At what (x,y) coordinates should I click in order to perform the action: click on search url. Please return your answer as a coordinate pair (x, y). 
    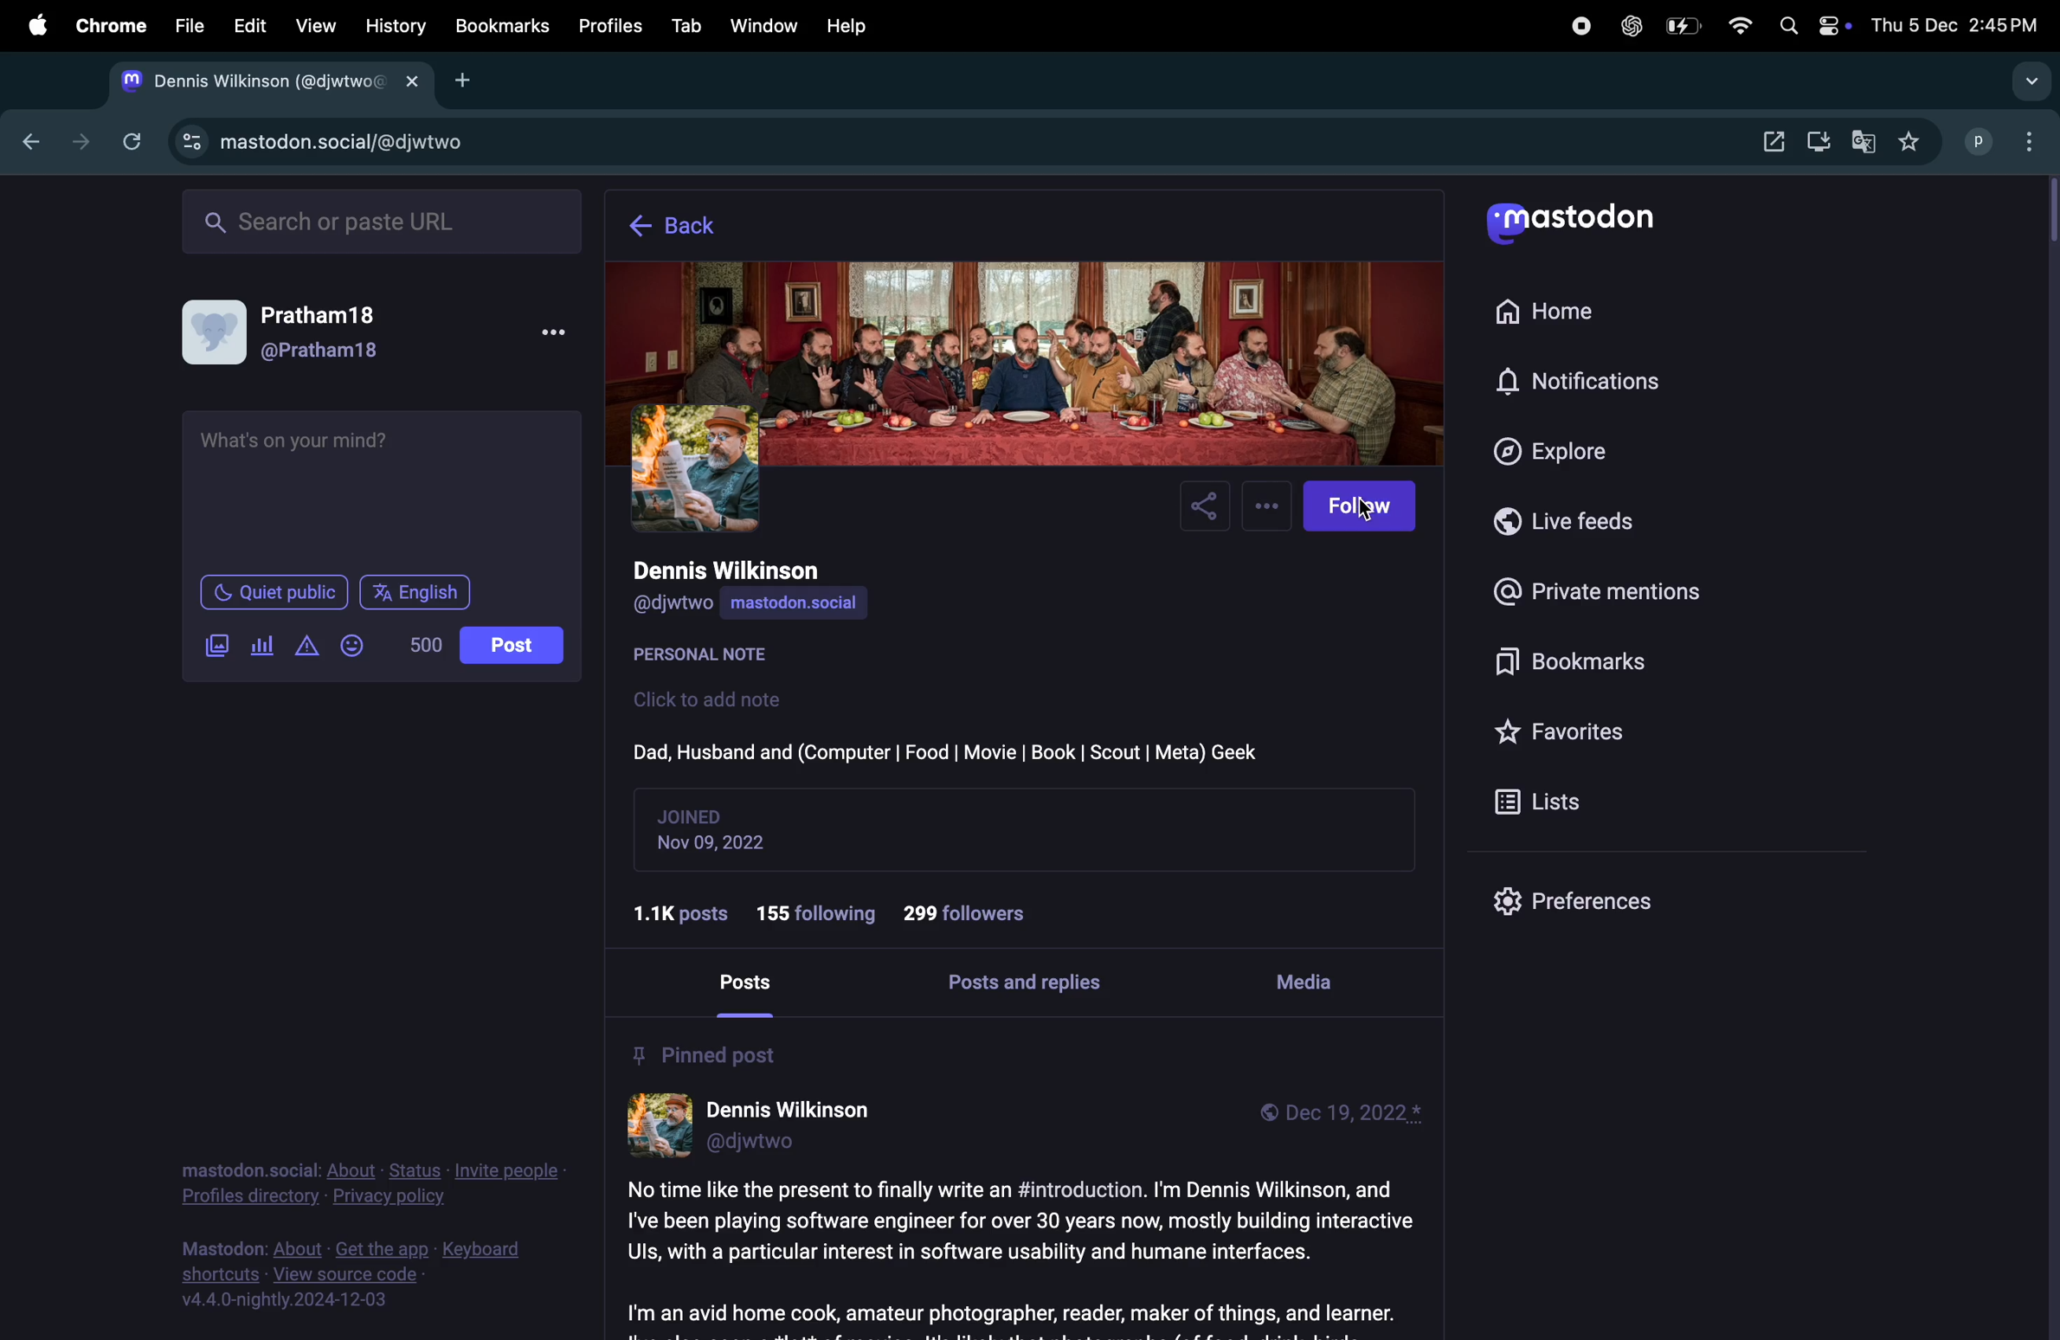
    Looking at the image, I should click on (375, 223).